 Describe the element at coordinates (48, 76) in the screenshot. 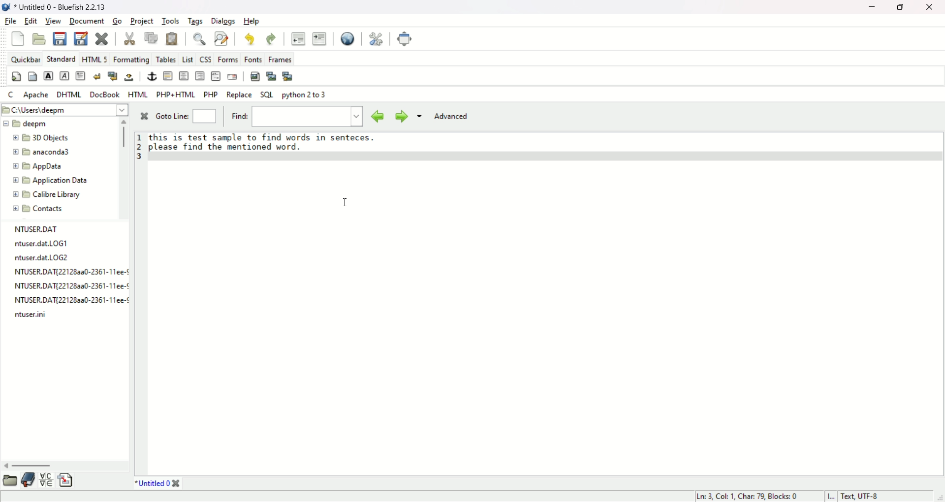

I see `strong` at that location.